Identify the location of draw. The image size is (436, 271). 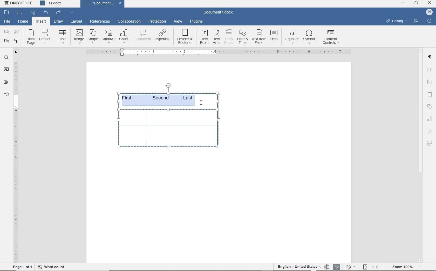
(58, 21).